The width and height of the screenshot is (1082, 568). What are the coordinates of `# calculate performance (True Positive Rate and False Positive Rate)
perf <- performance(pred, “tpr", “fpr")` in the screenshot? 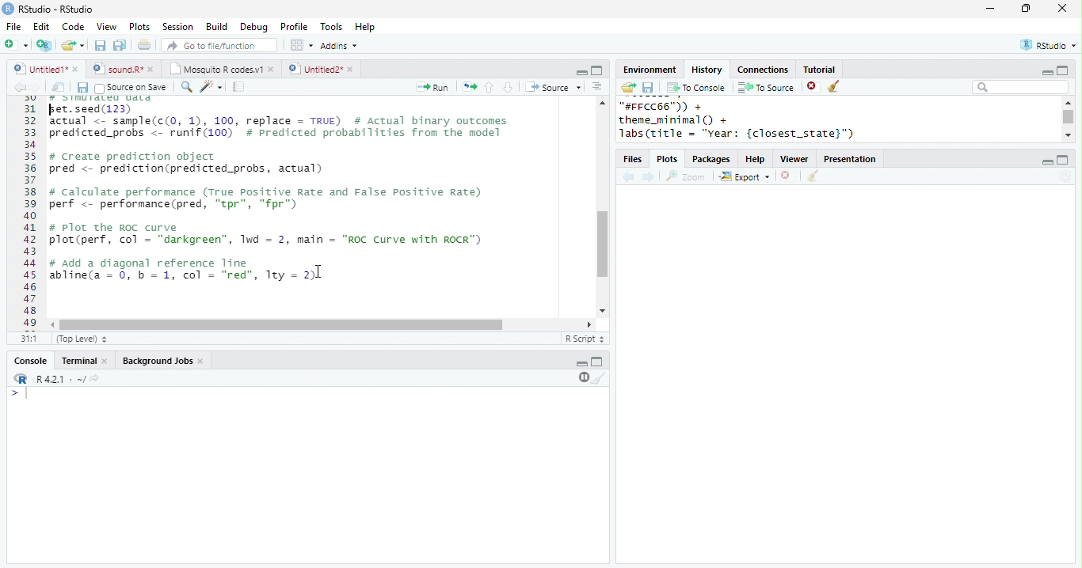 It's located at (265, 199).